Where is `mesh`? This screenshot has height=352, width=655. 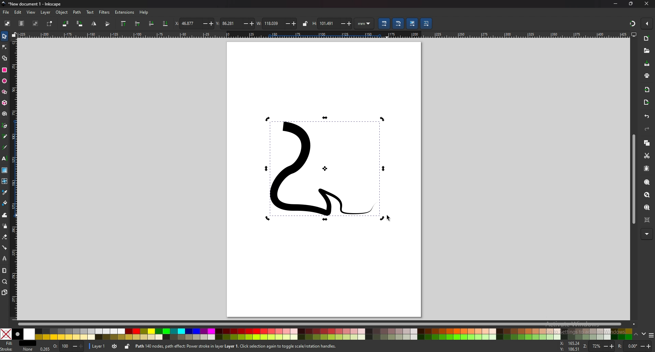
mesh is located at coordinates (4, 180).